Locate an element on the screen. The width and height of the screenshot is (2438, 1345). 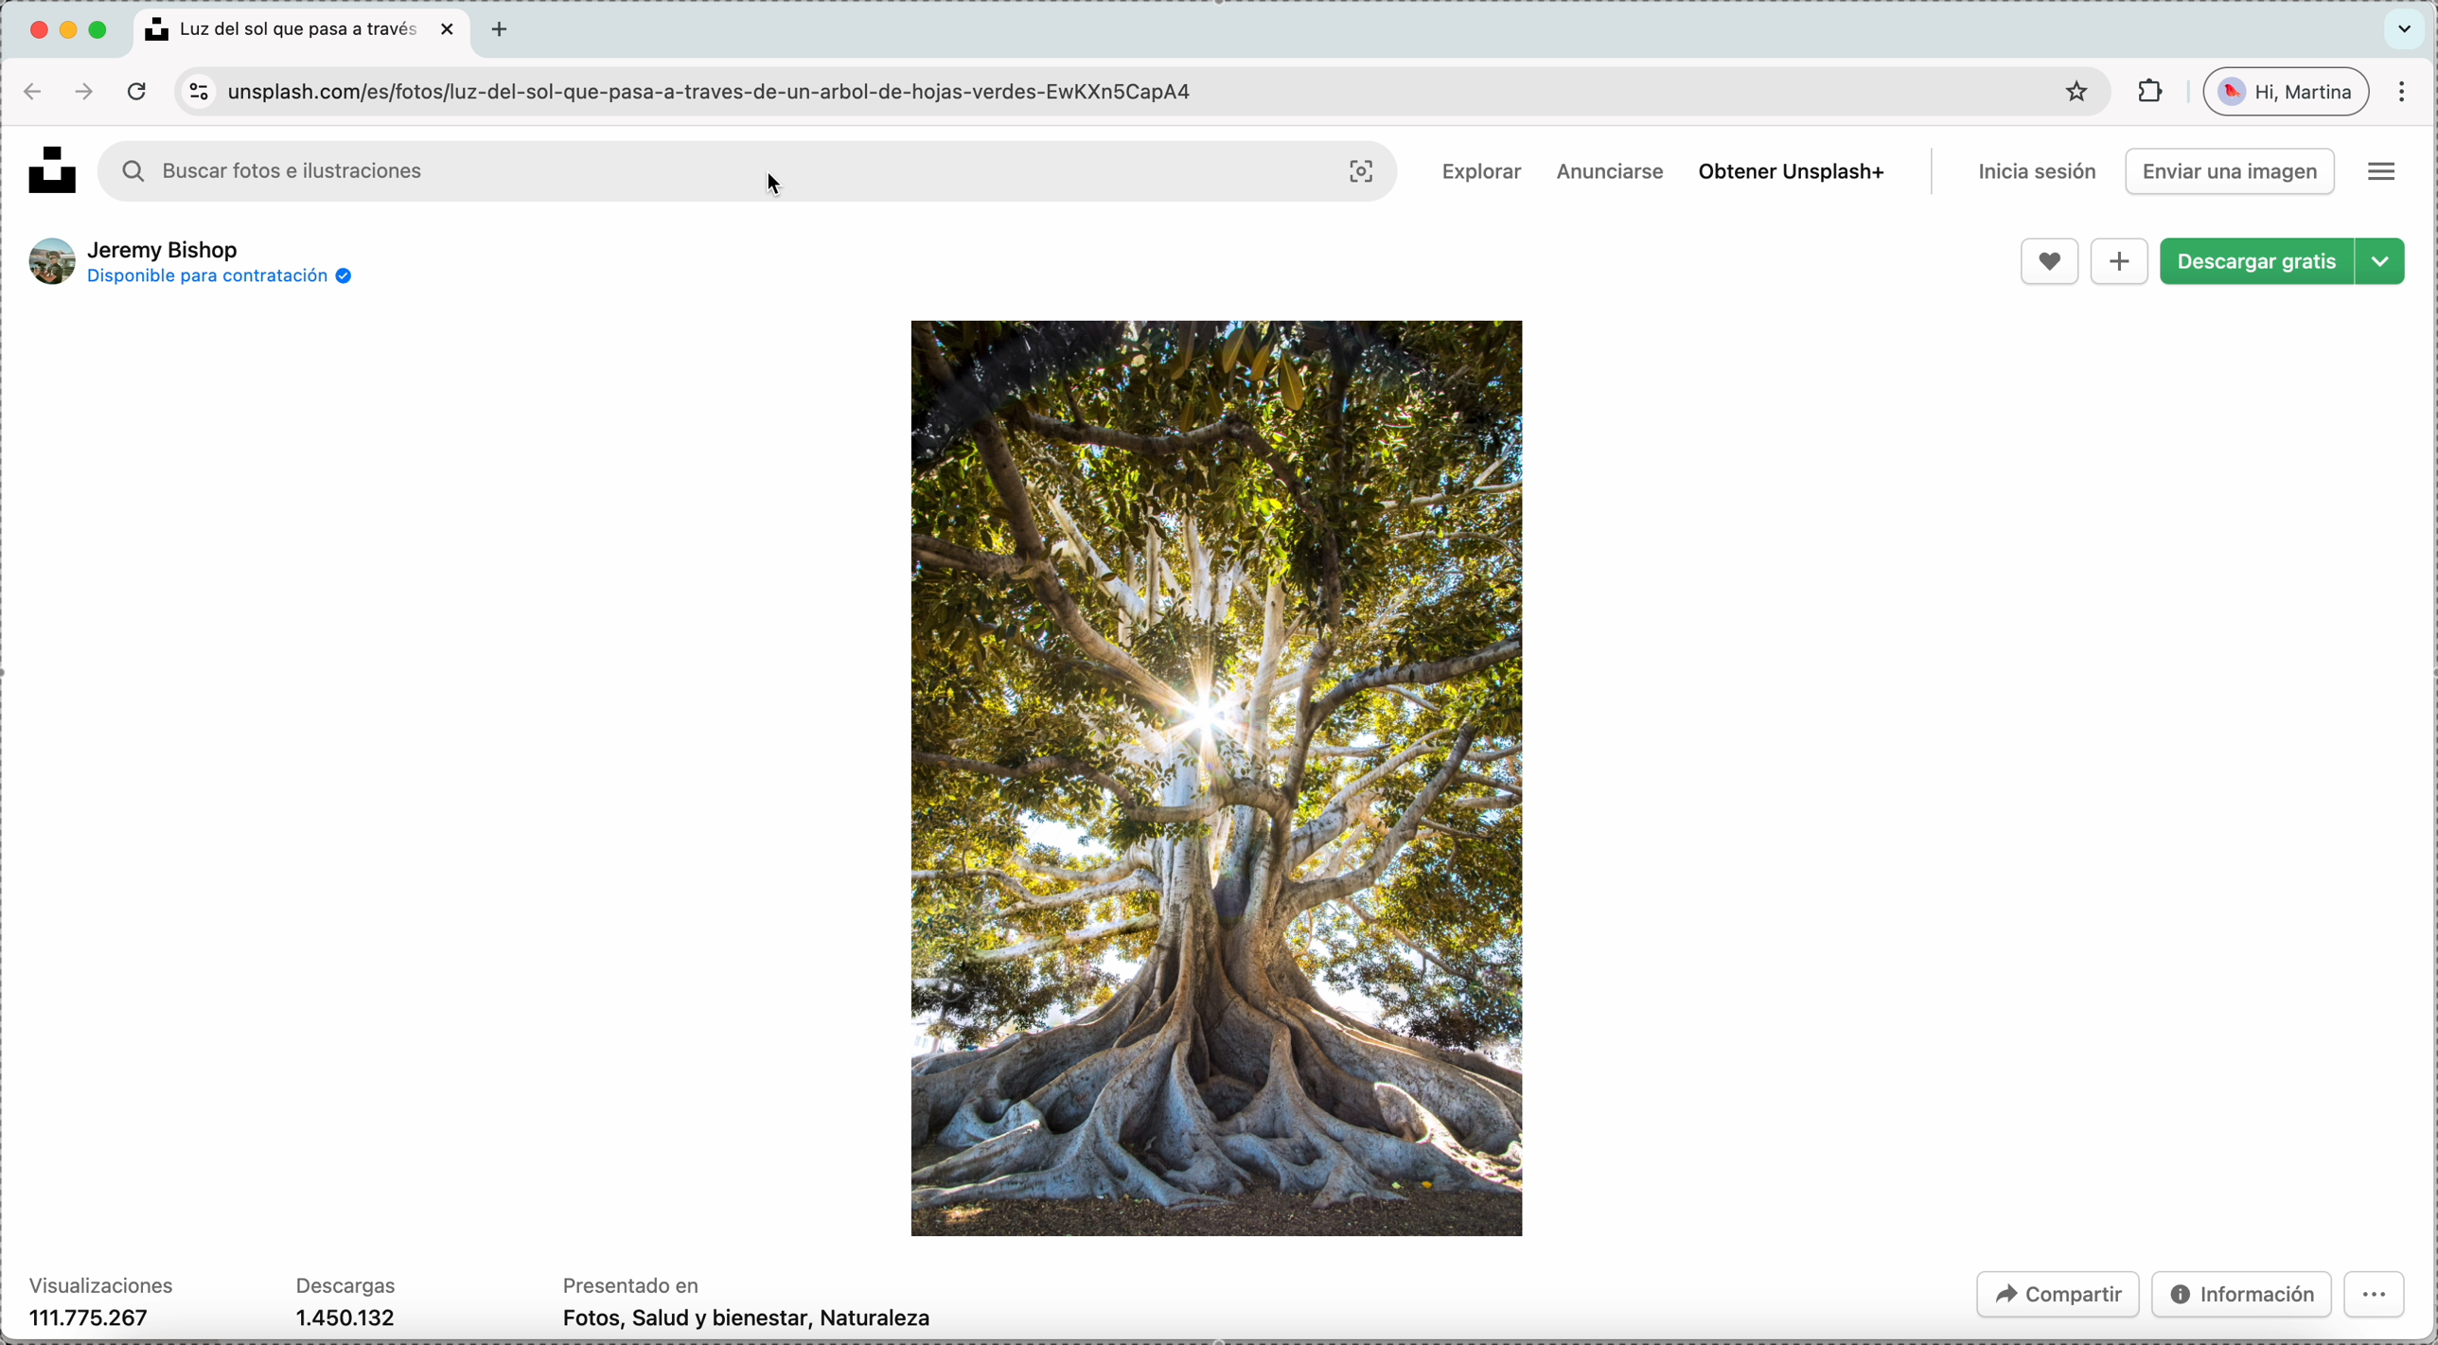
jeremy Bishop is located at coordinates (169, 248).